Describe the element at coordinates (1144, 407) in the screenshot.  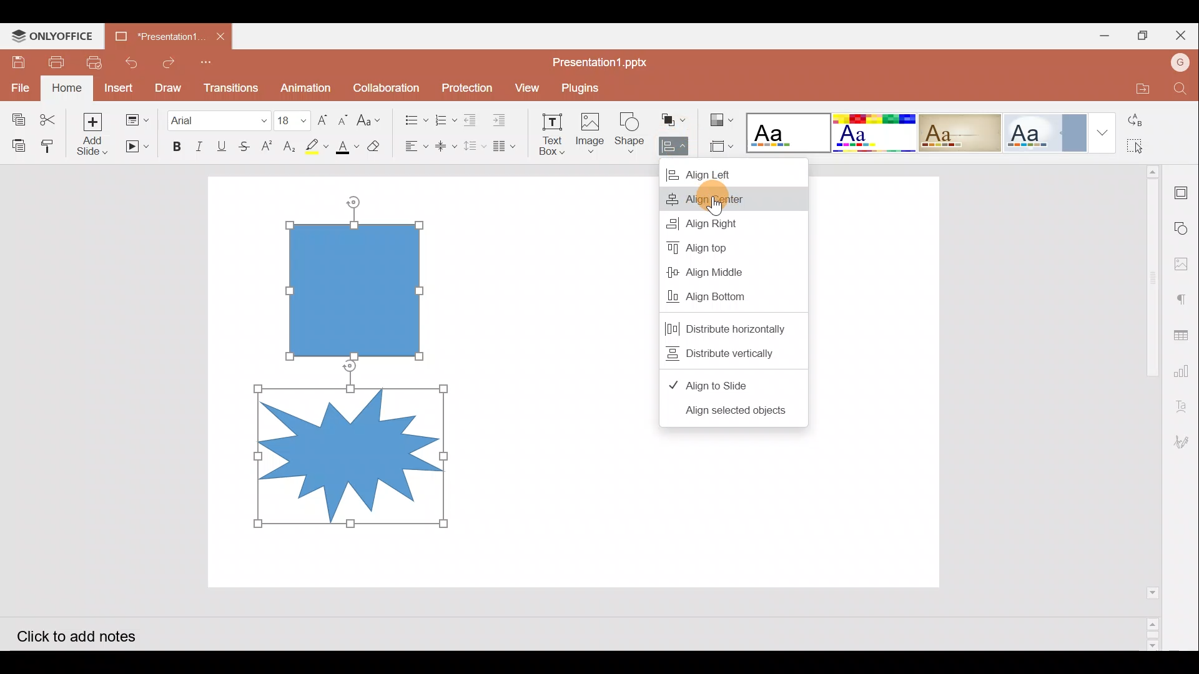
I see `Scroll bar` at that location.